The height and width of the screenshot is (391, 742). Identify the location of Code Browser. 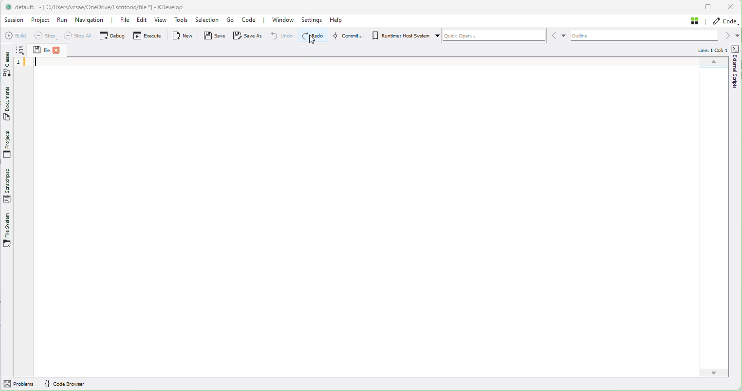
(66, 384).